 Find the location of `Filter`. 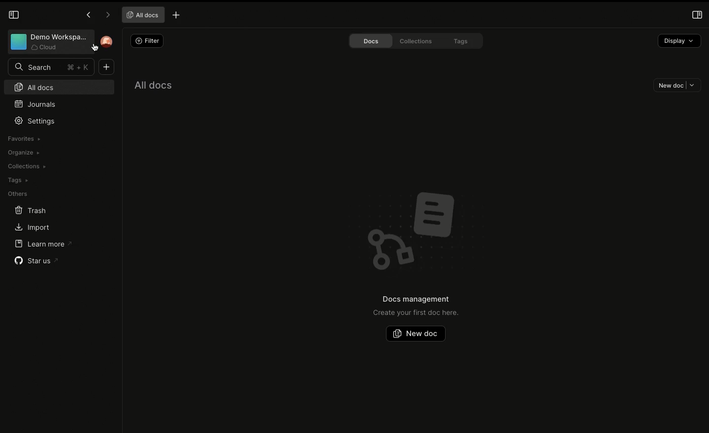

Filter is located at coordinates (147, 40).